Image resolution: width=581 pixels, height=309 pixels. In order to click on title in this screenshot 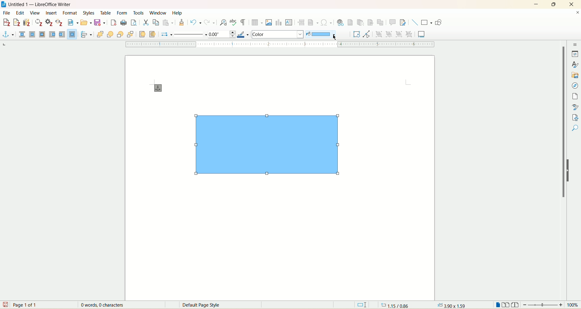, I will do `click(41, 5)`.